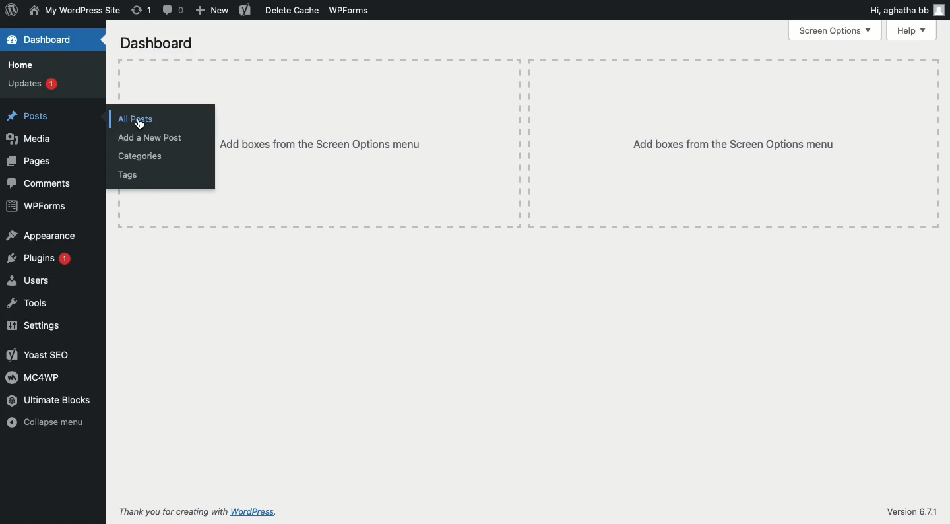  What do you see at coordinates (203, 513) in the screenshot?
I see `Thank you for creating with WordPress.` at bounding box center [203, 513].